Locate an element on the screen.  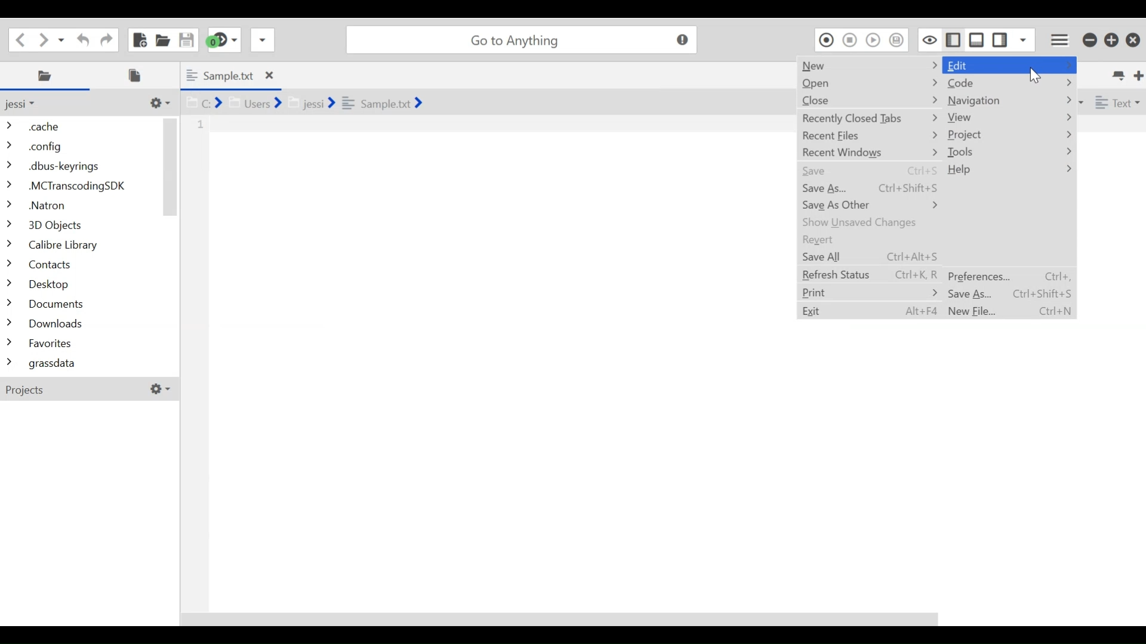
Go back one location is located at coordinates (20, 38).